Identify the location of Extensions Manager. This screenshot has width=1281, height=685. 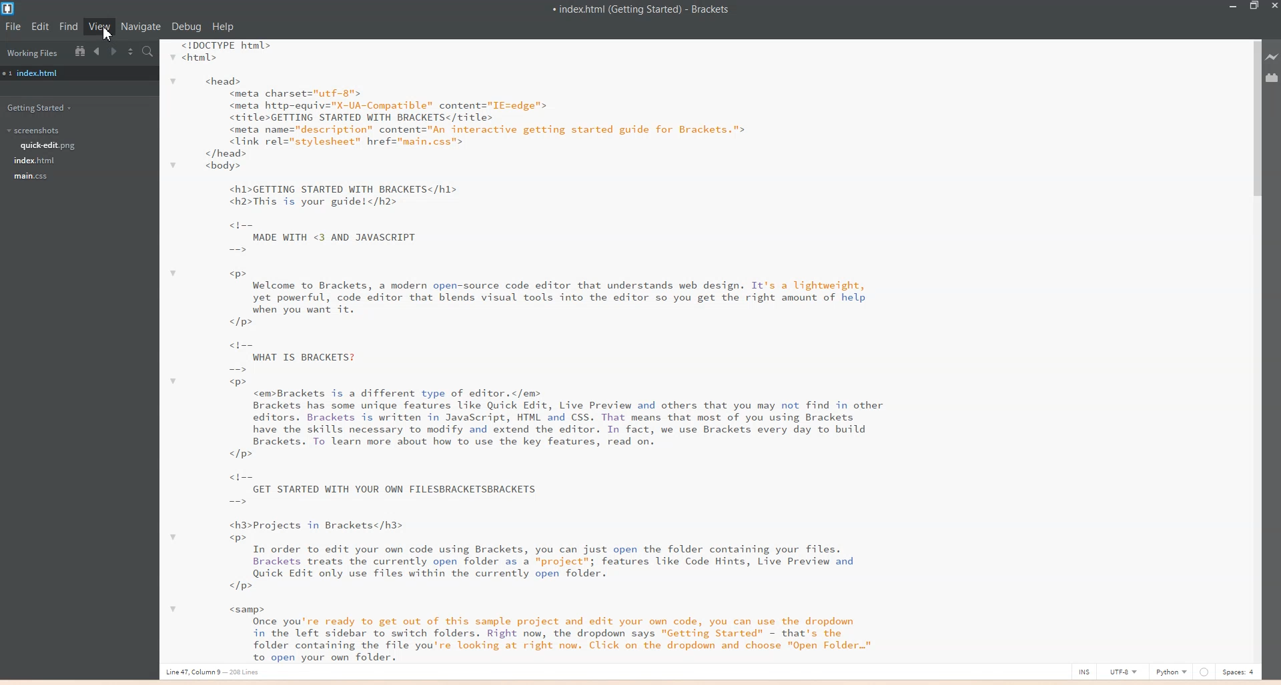
(1272, 78).